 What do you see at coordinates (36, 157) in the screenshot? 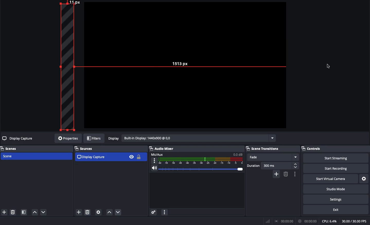
I see `Scene` at bounding box center [36, 157].